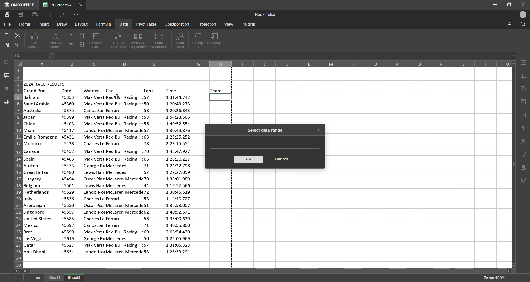 The height and width of the screenshot is (282, 530). Describe the element at coordinates (17, 36) in the screenshot. I see `cut` at that location.